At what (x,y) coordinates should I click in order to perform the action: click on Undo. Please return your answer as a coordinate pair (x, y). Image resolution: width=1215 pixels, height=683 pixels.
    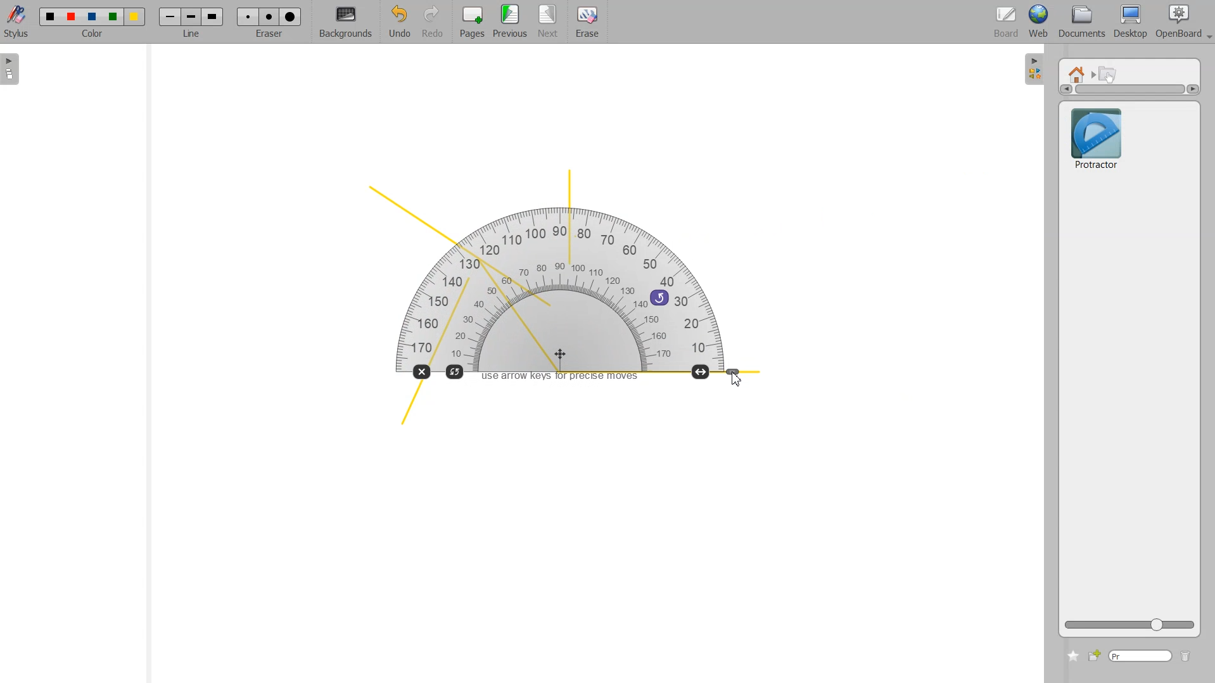
    Looking at the image, I should click on (397, 23).